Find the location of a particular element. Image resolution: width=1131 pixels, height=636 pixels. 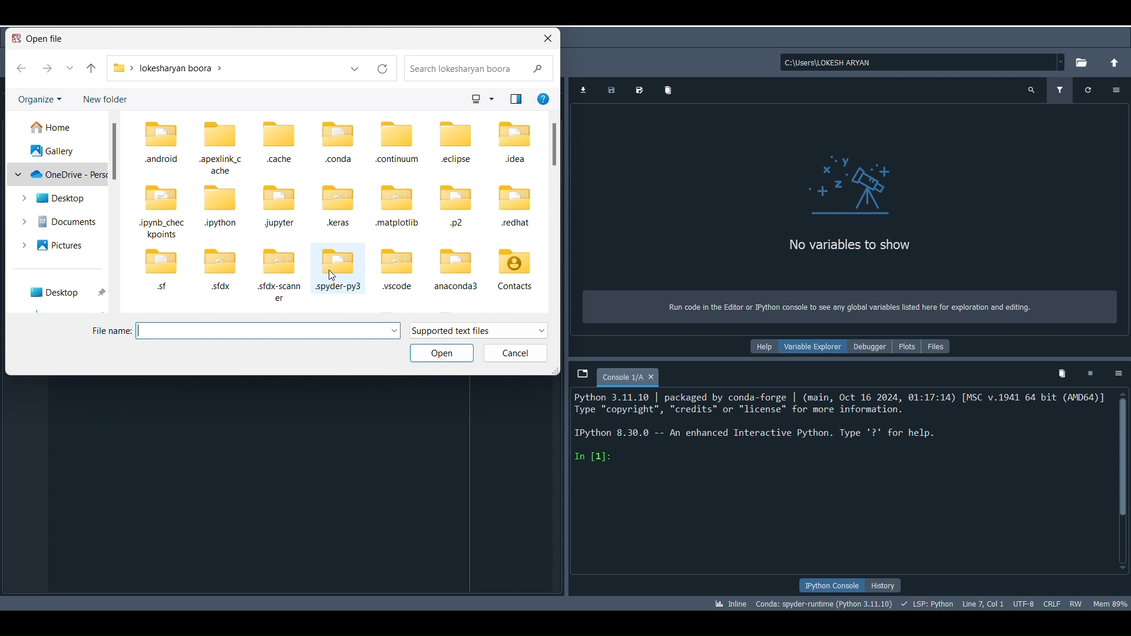

Desktop is located at coordinates (61, 197).